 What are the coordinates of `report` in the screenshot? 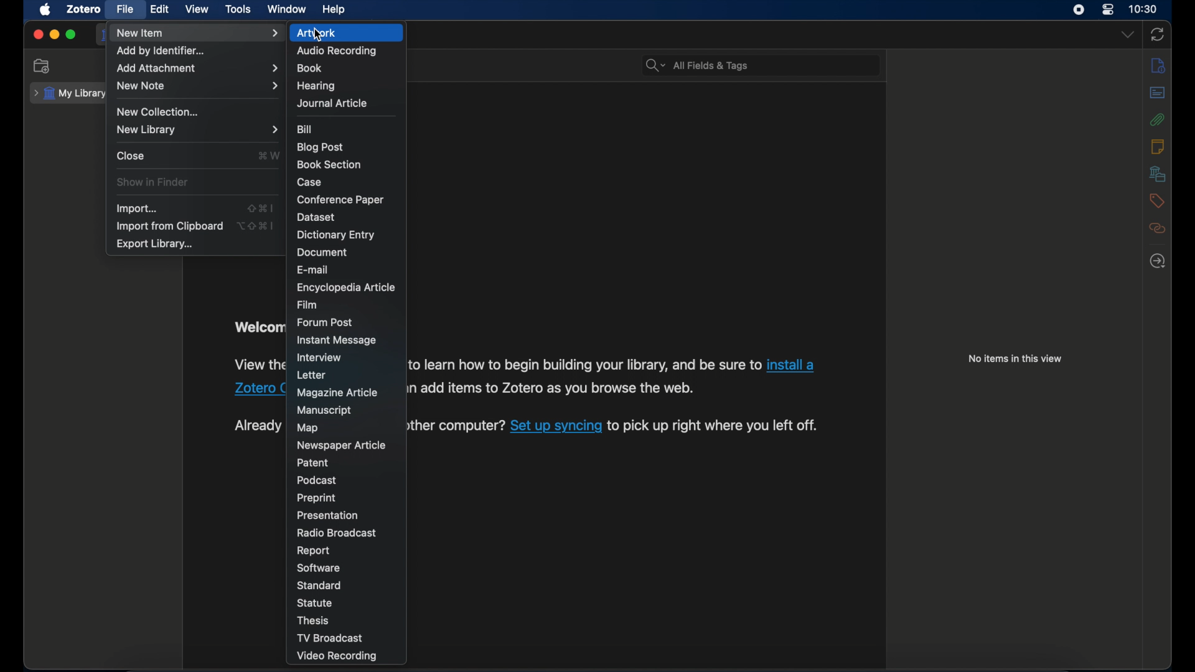 It's located at (313, 551).